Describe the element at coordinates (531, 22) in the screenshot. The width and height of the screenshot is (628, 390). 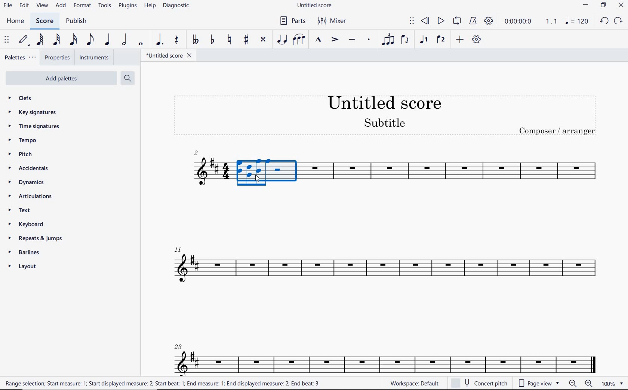
I see `PLAY SPEED` at that location.